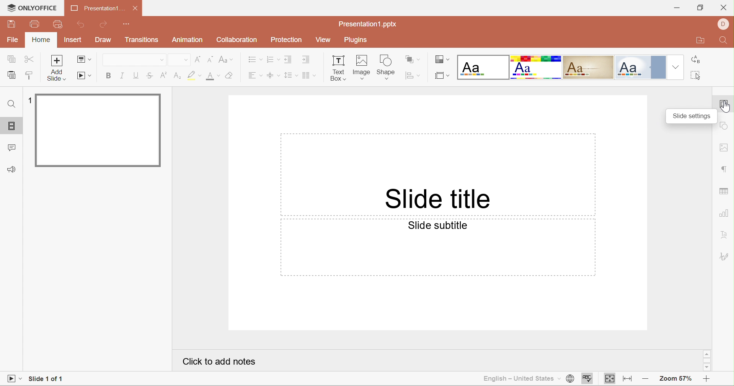 This screenshot has width=734, height=386. Describe the element at coordinates (726, 235) in the screenshot. I see `Text Art settings` at that location.